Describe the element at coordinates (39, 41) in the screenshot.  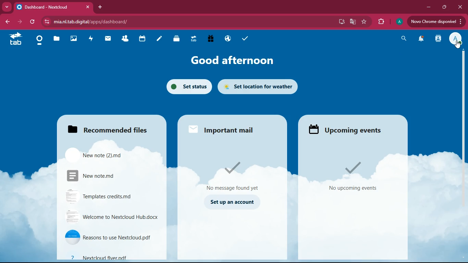
I see `home` at that location.